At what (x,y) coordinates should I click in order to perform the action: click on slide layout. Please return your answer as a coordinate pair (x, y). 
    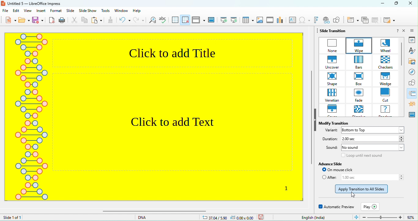
    Looking at the image, I should click on (388, 20).